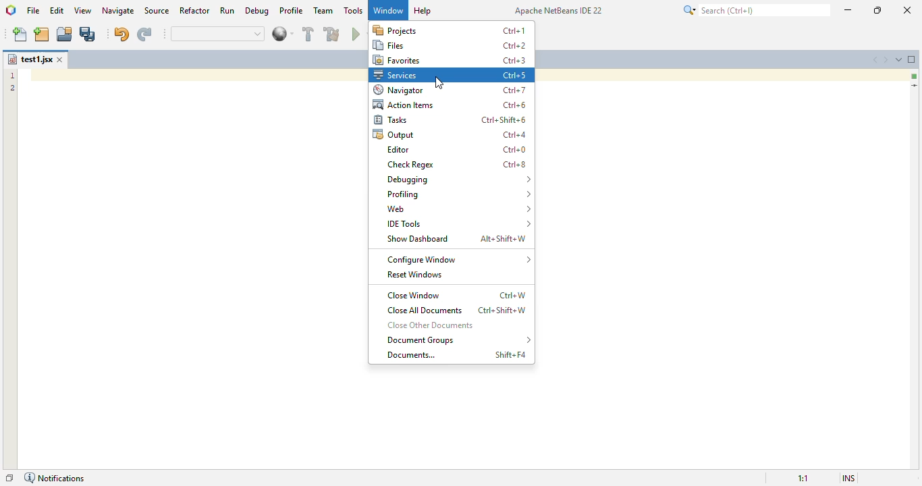  What do you see at coordinates (11, 75) in the screenshot?
I see `1` at bounding box center [11, 75].